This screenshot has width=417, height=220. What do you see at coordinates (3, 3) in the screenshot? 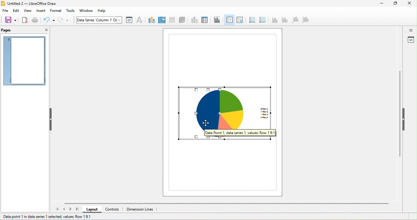
I see `libre office draw logo` at bounding box center [3, 3].